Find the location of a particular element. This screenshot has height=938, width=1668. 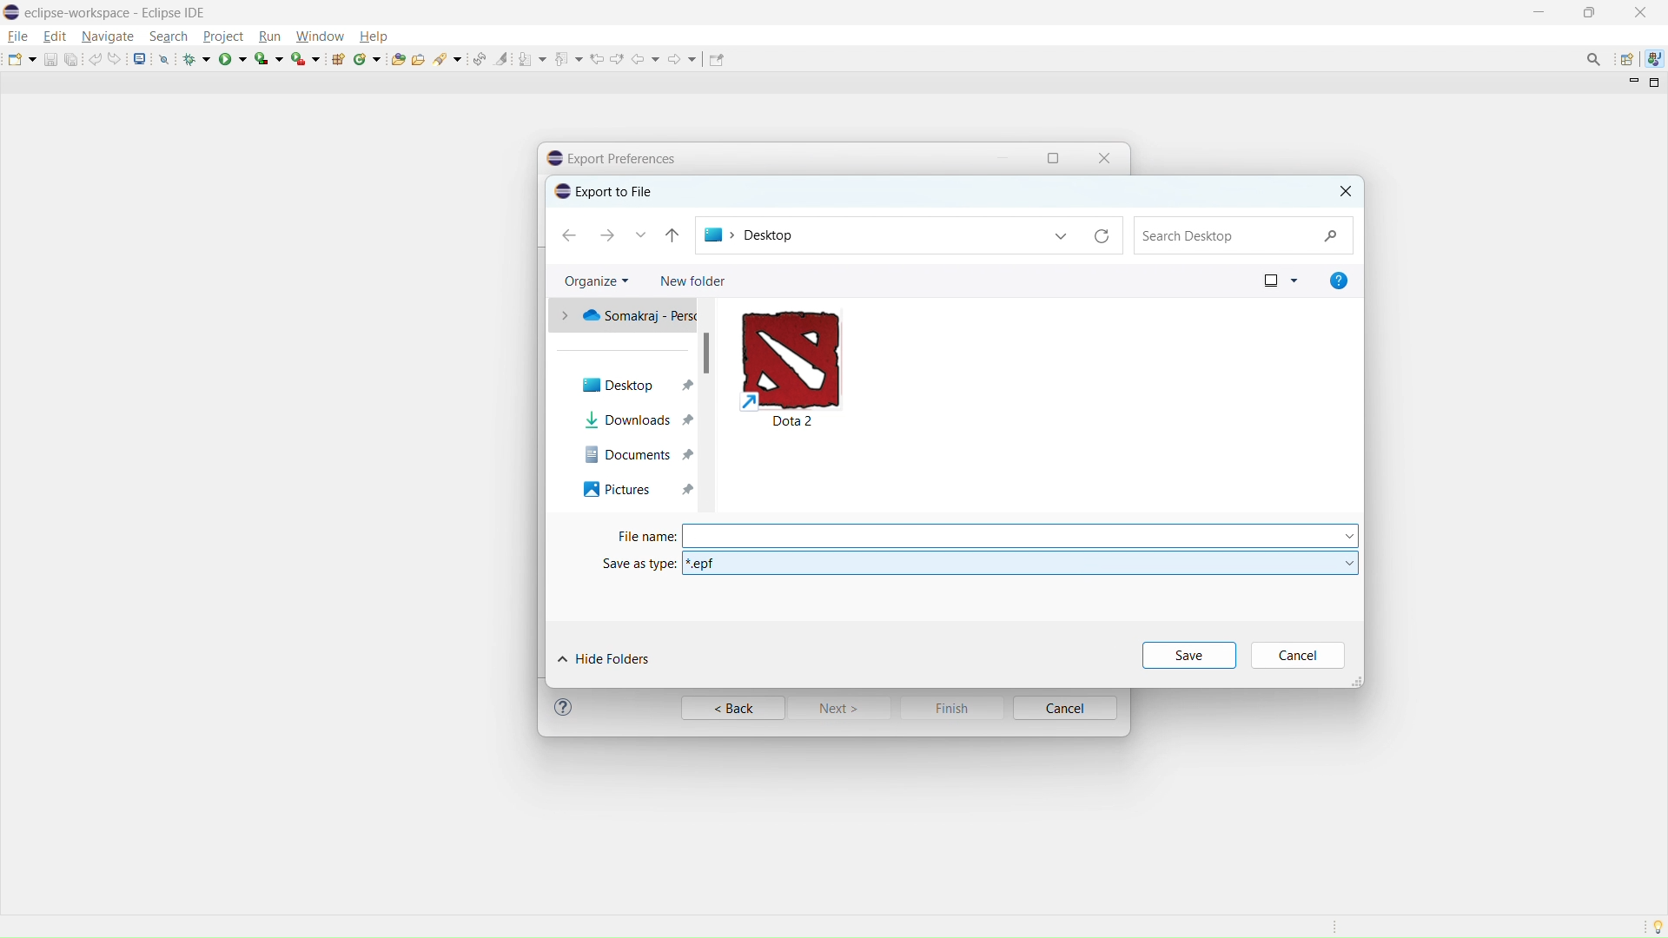

back is located at coordinates (646, 59).